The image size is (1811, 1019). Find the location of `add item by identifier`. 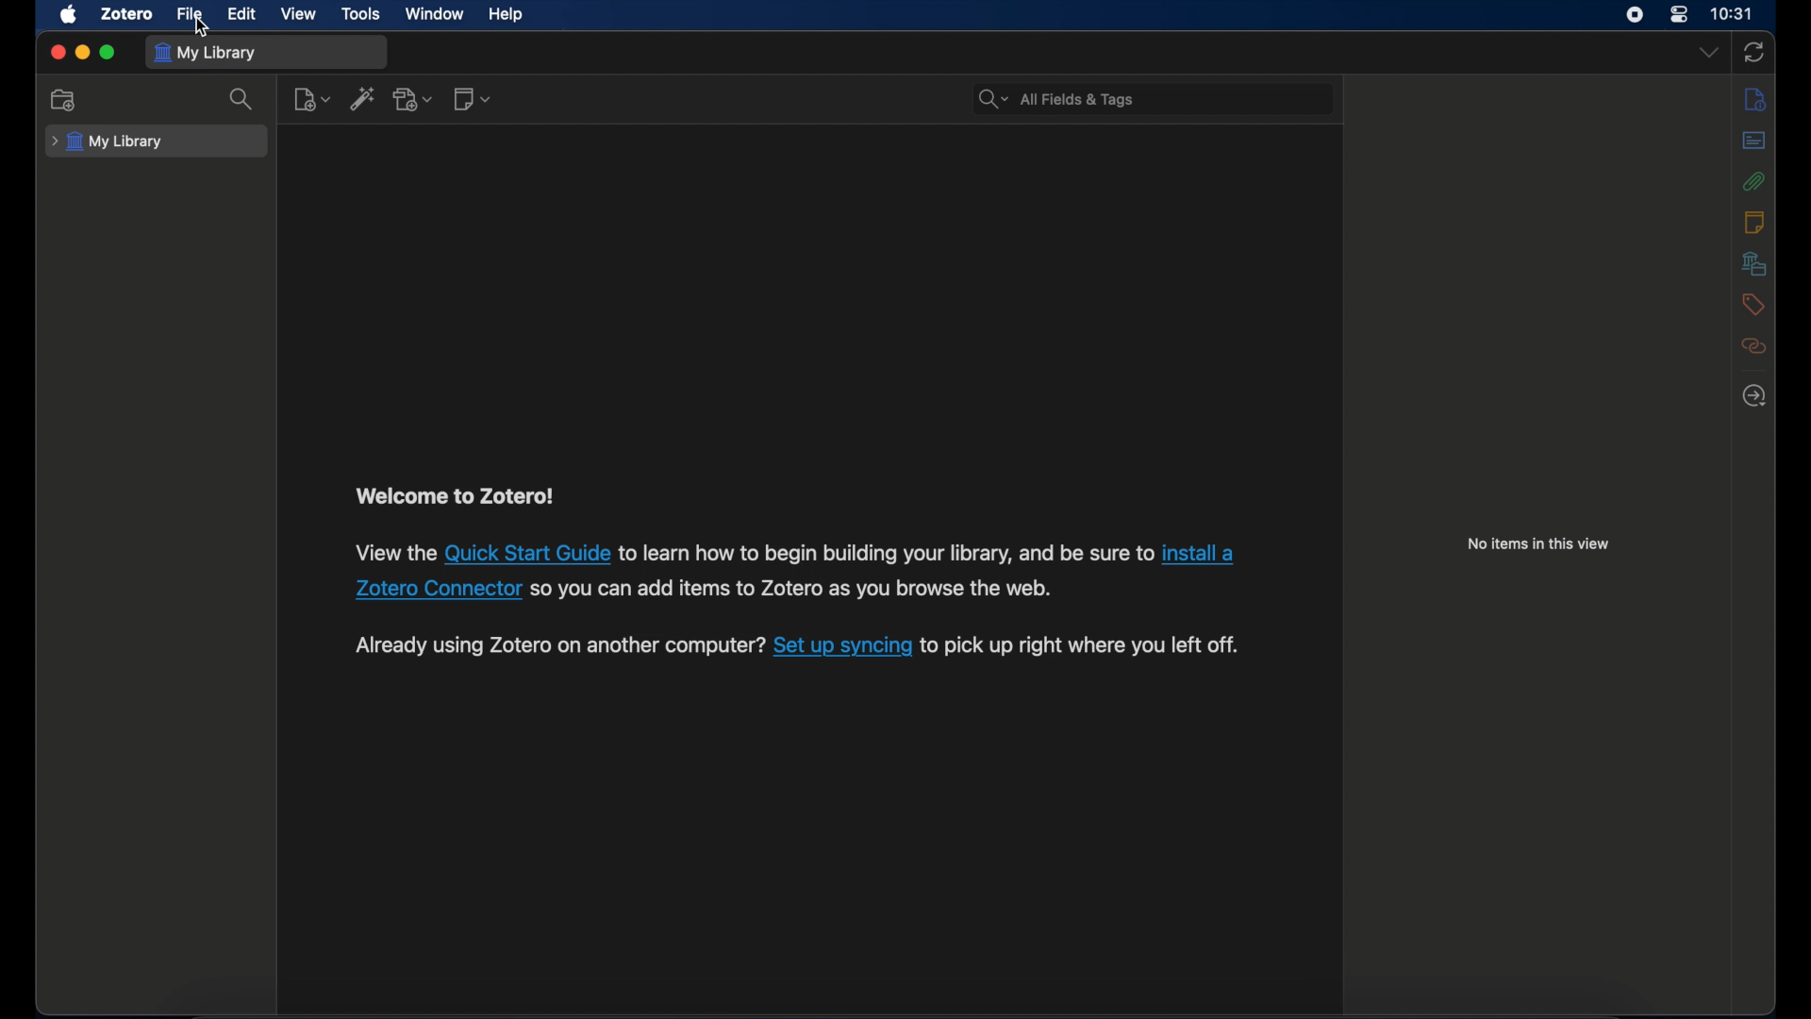

add item by identifier is located at coordinates (362, 97).